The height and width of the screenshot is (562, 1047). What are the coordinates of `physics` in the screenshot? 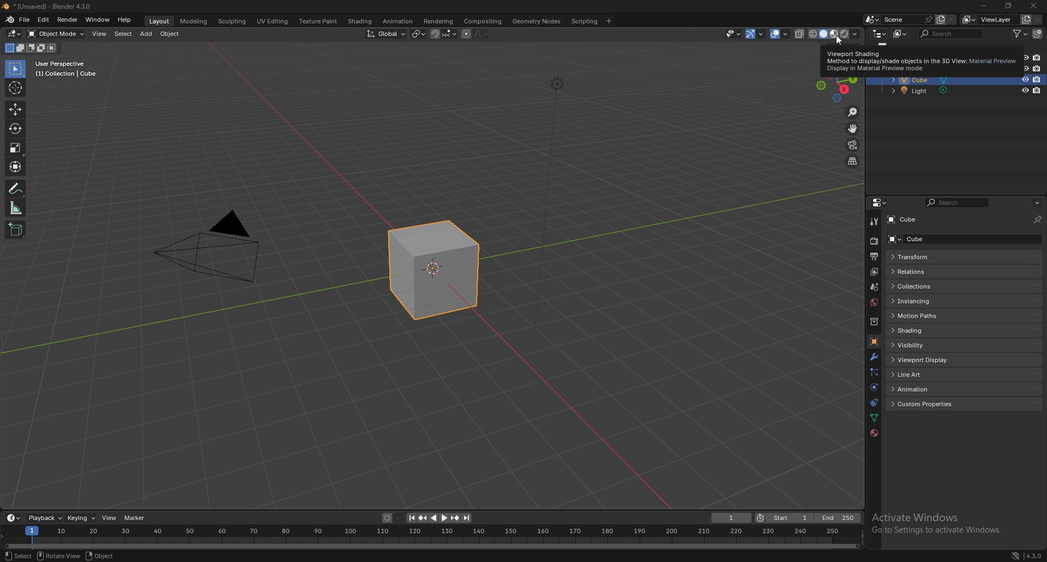 It's located at (874, 387).